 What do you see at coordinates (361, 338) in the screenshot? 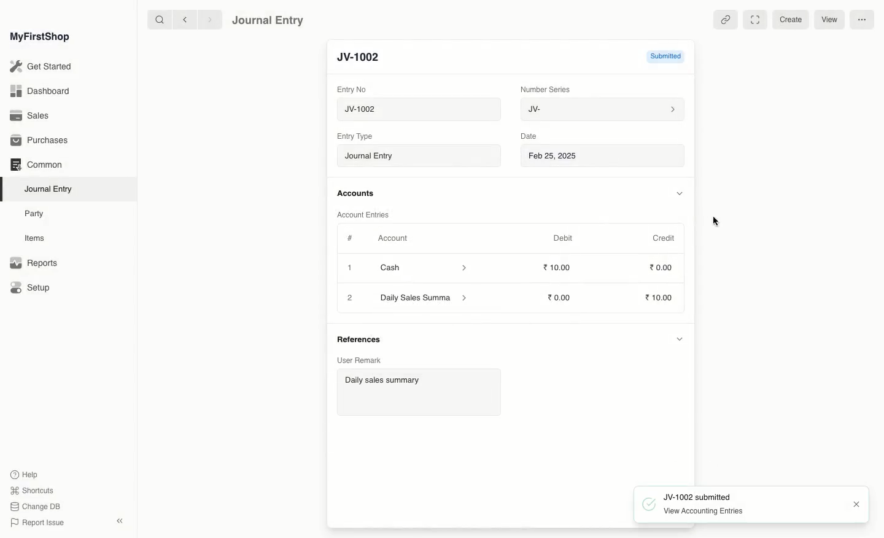
I see `References` at bounding box center [361, 338].